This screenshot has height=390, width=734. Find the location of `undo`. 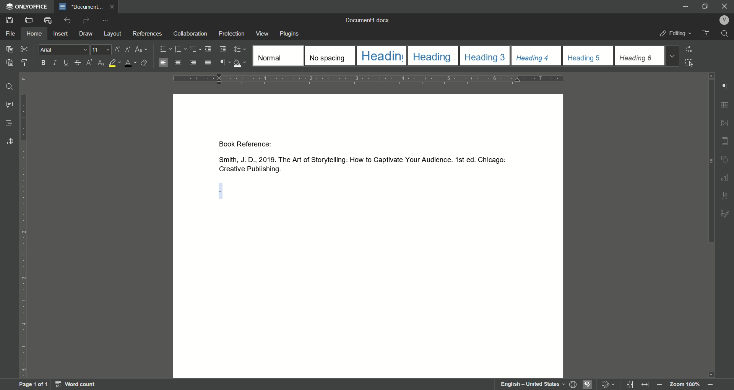

undo is located at coordinates (67, 21).